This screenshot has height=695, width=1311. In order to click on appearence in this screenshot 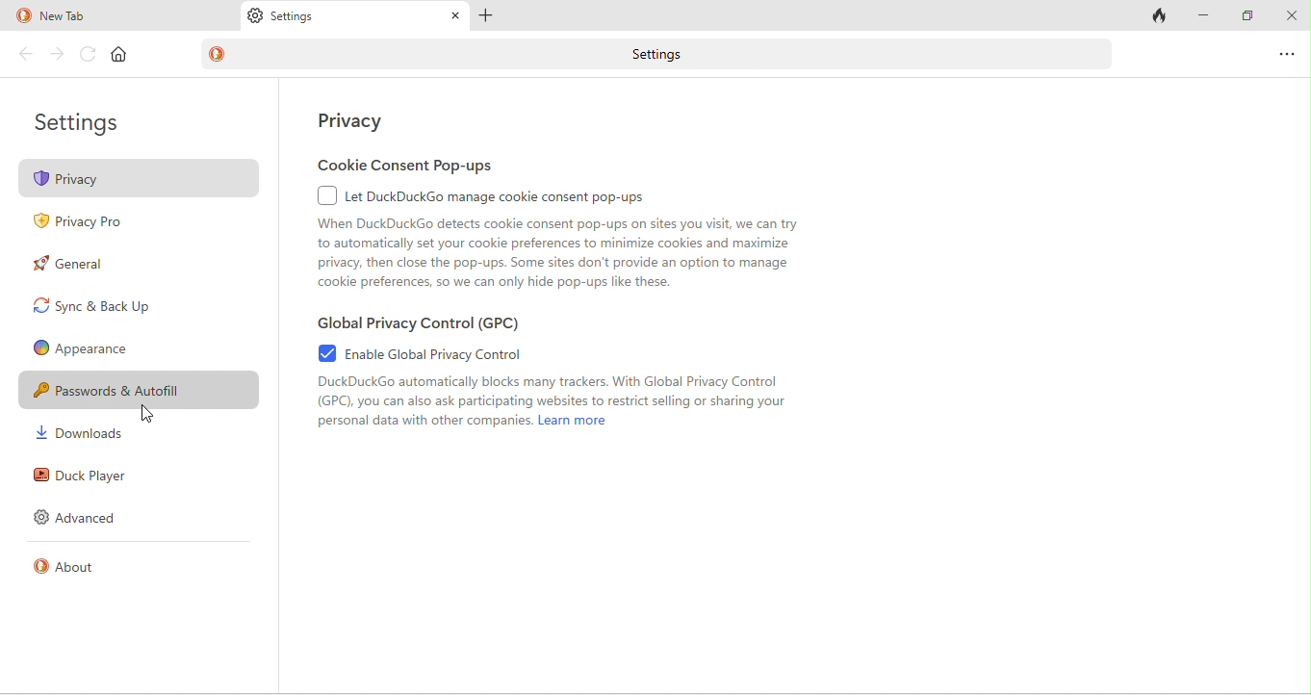, I will do `click(87, 347)`.